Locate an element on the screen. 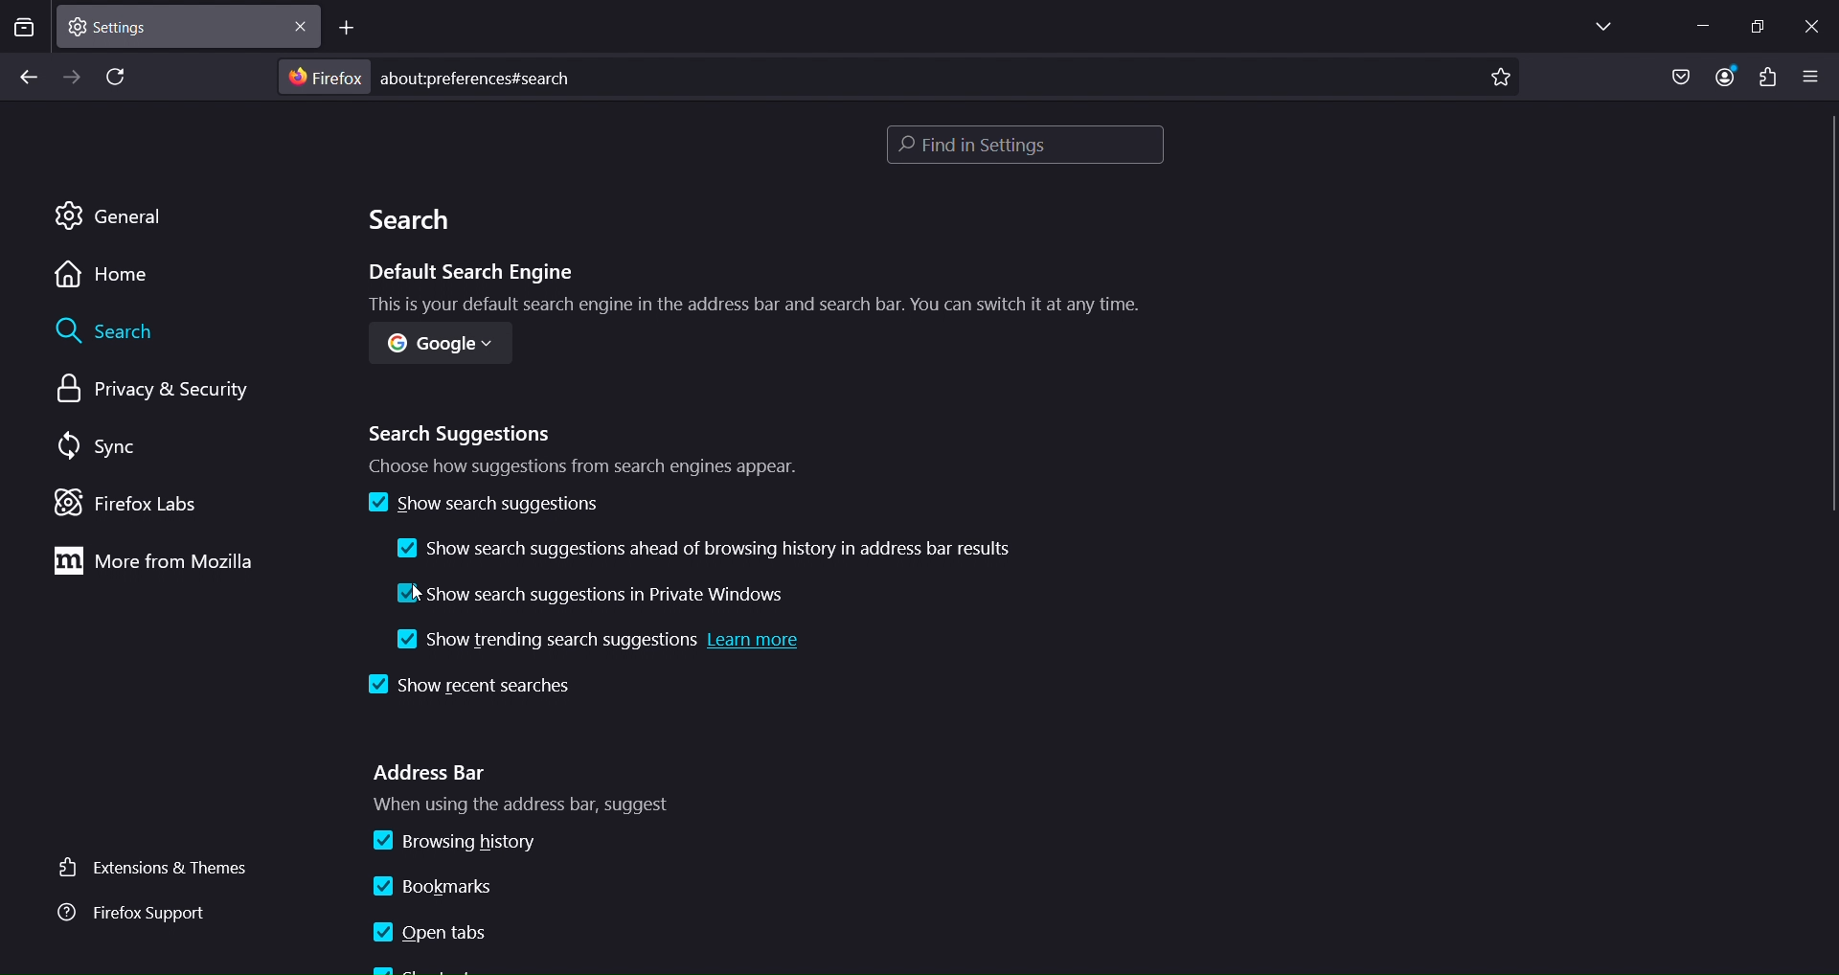 Image resolution: width=1839 pixels, height=975 pixels. home is located at coordinates (109, 276).